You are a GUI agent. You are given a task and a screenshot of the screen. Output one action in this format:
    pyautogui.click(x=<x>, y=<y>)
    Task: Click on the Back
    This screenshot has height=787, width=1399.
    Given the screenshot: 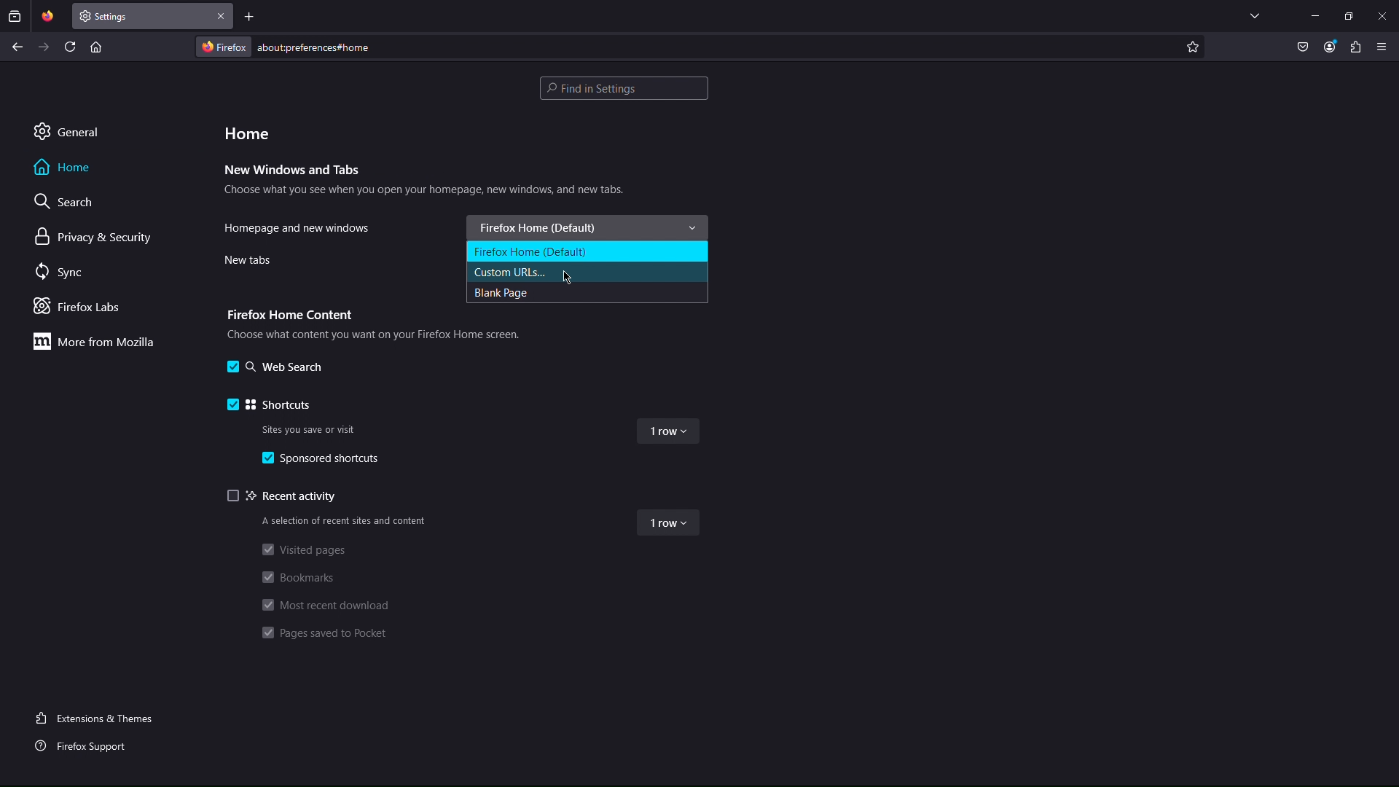 What is the action you would take?
    pyautogui.click(x=17, y=47)
    